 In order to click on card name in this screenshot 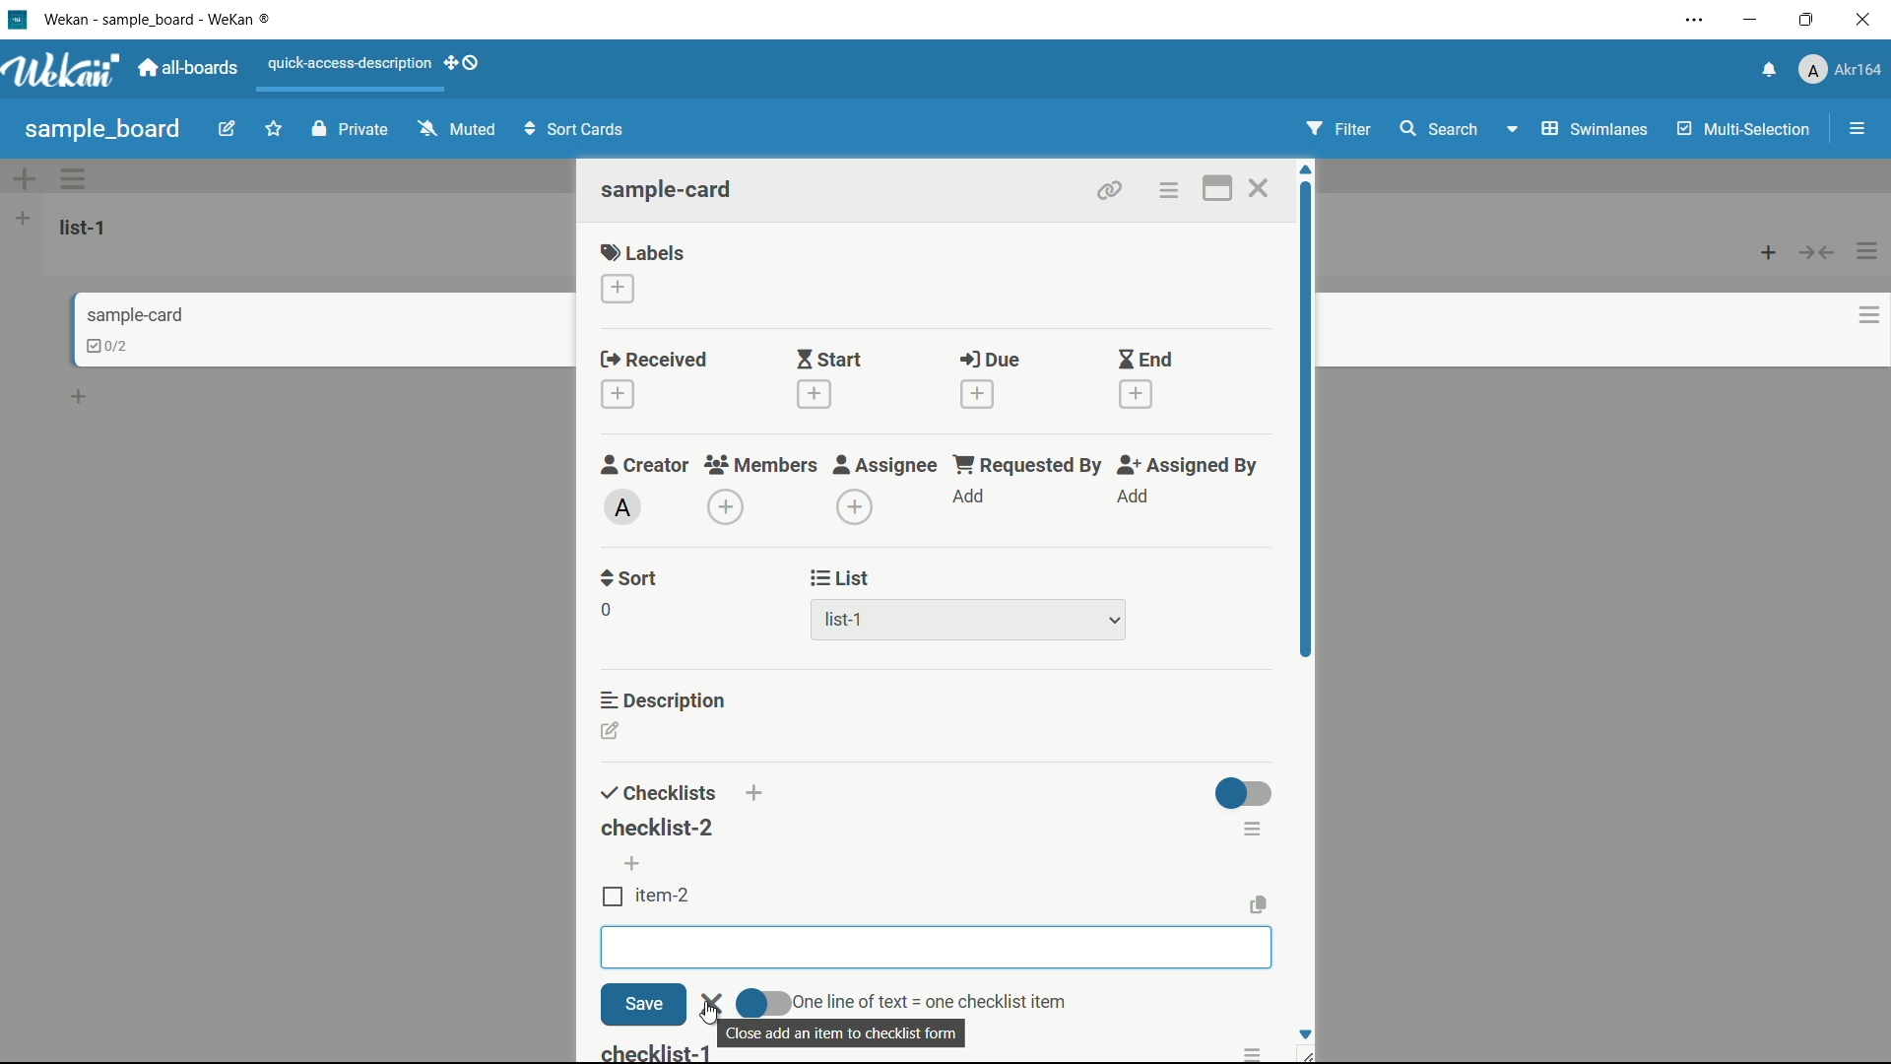, I will do `click(669, 189)`.